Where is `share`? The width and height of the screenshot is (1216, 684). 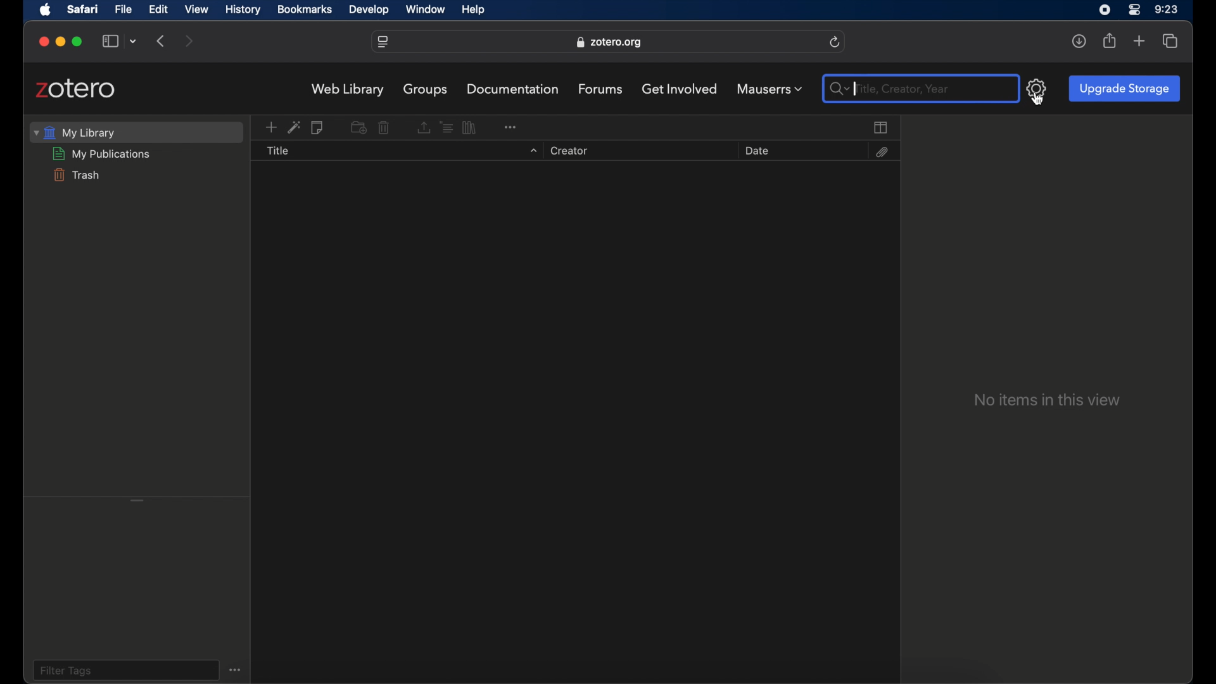 share is located at coordinates (1110, 41).